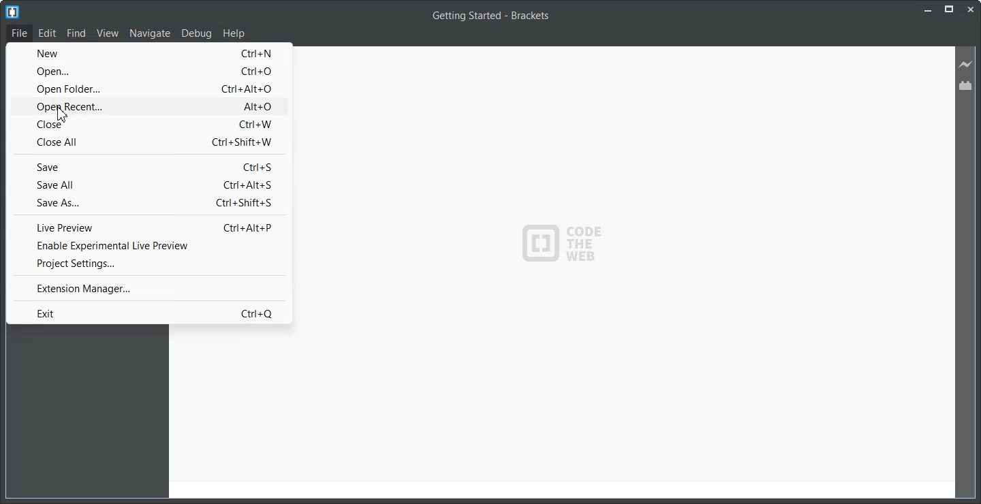  What do you see at coordinates (20, 32) in the screenshot?
I see `File` at bounding box center [20, 32].